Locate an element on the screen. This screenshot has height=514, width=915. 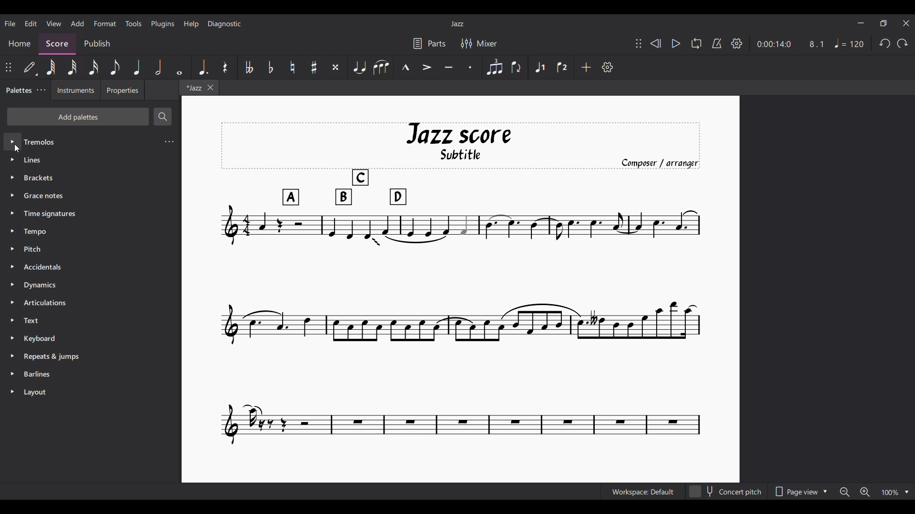
Accent is located at coordinates (427, 67).